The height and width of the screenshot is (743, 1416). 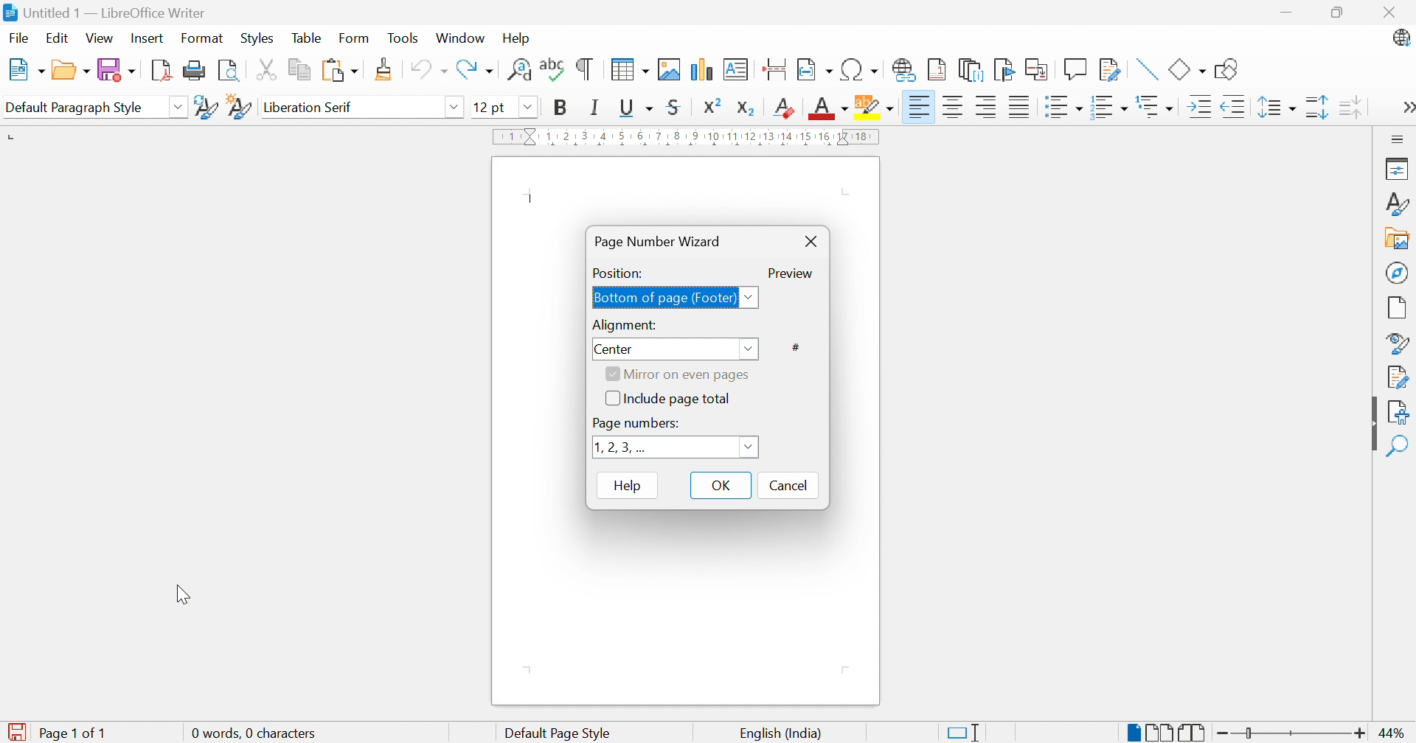 What do you see at coordinates (517, 39) in the screenshot?
I see `Help` at bounding box center [517, 39].